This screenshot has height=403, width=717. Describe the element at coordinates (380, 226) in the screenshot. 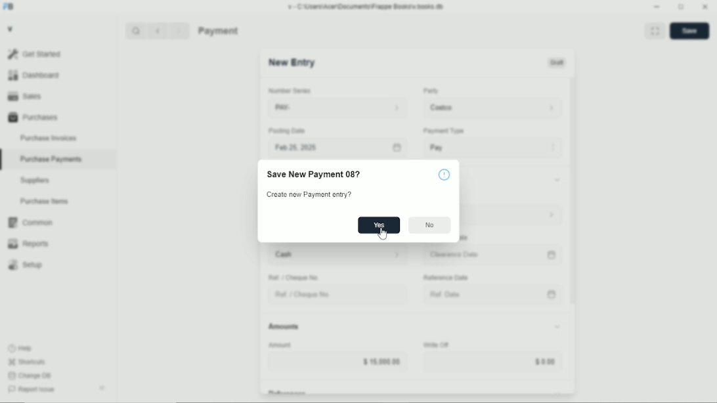

I see `Yes` at that location.